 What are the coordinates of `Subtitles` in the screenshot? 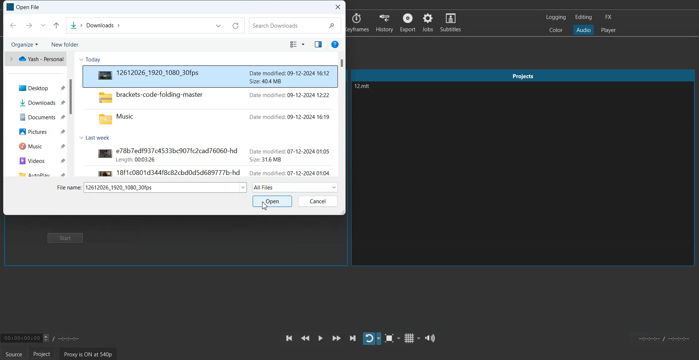 It's located at (451, 22).